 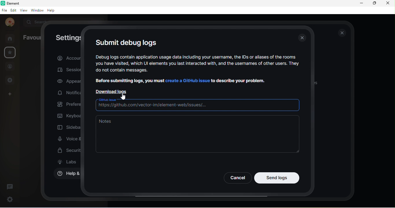 What do you see at coordinates (196, 56) in the screenshot?
I see `debug logs containt application usage data including your username, the IDs or aliases of` at bounding box center [196, 56].